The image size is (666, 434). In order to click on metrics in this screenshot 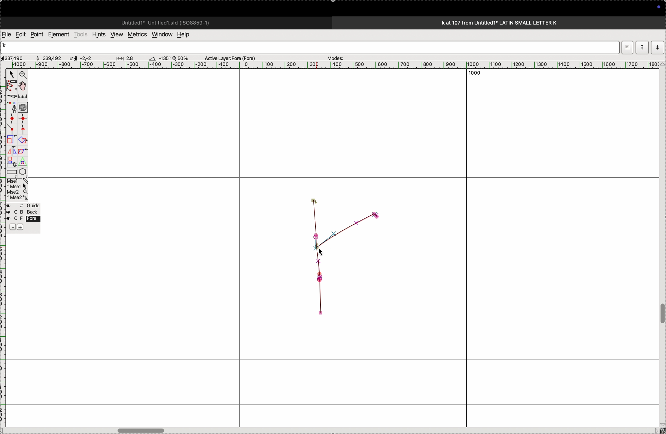, I will do `click(137, 34)`.